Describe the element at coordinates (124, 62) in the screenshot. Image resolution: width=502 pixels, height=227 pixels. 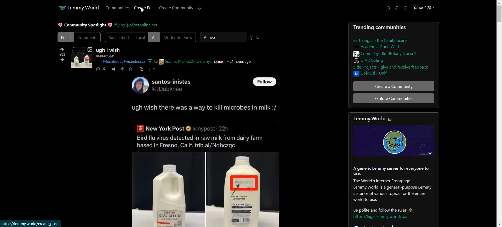
I see `Hyperlink` at that location.